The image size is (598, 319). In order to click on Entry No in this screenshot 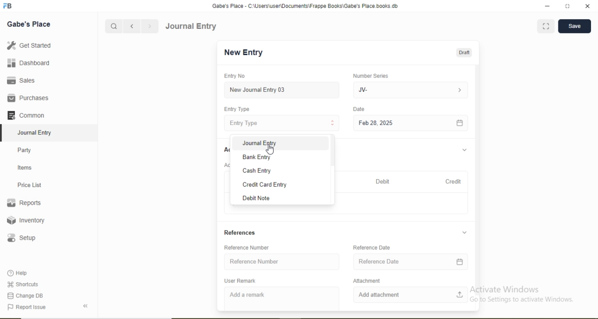, I will do `click(234, 76)`.